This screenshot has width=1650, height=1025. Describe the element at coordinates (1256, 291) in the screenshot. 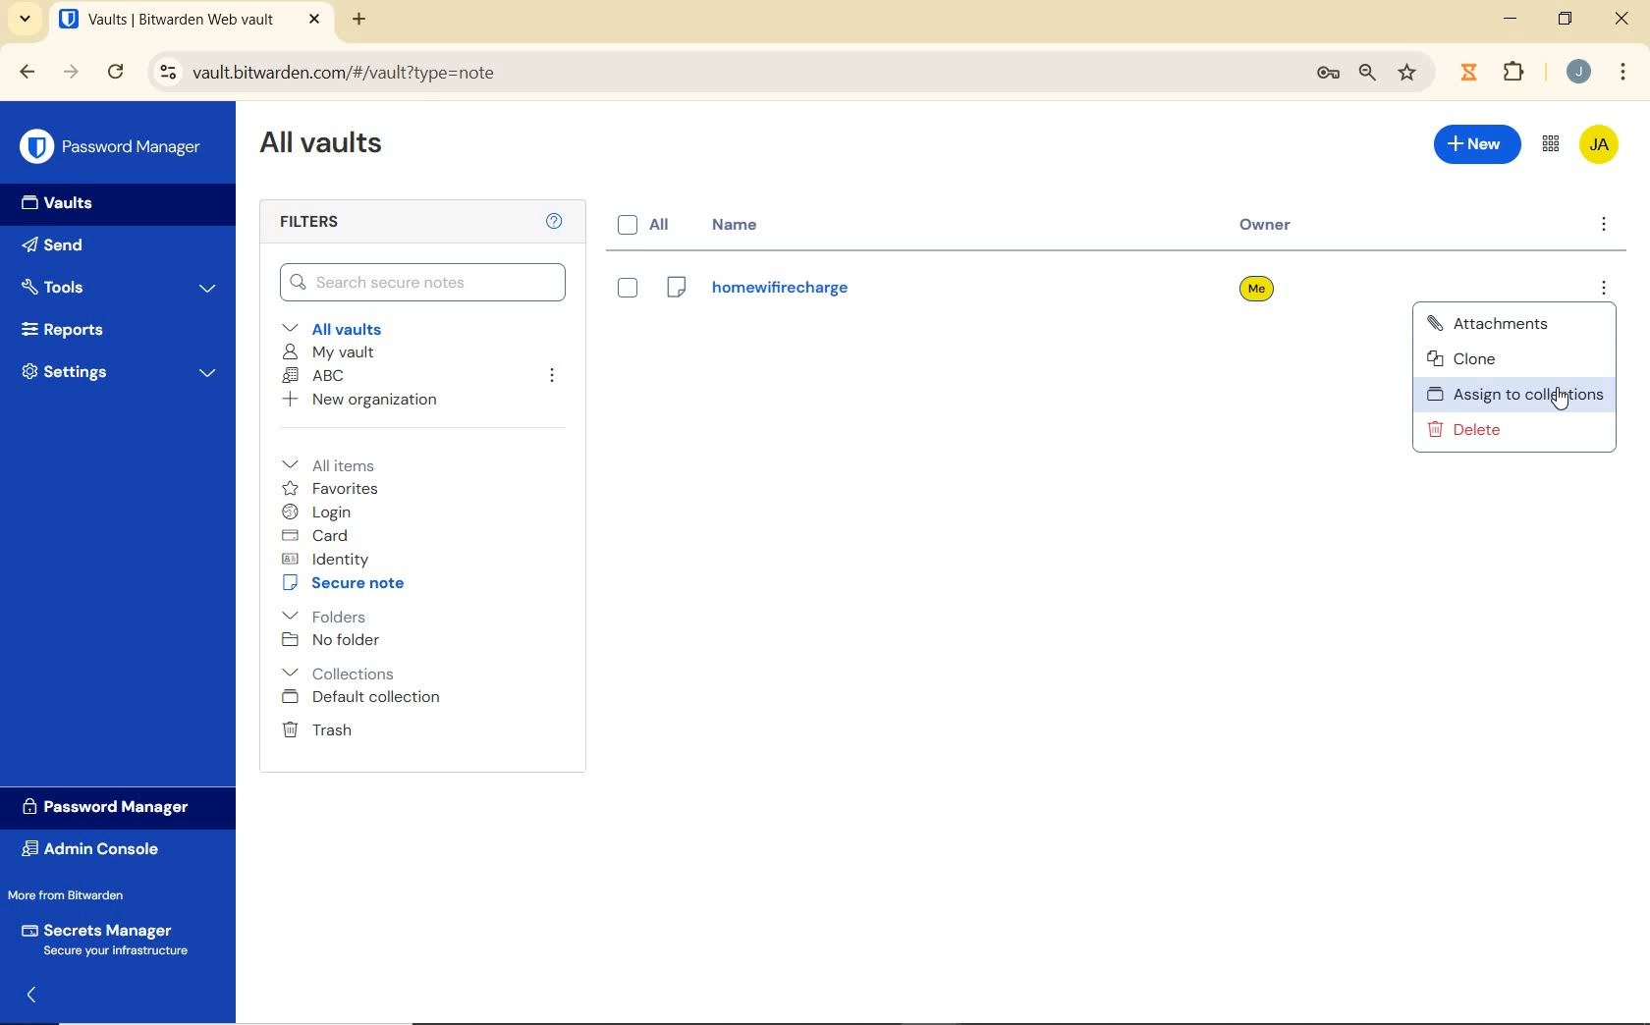

I see `owner` at that location.